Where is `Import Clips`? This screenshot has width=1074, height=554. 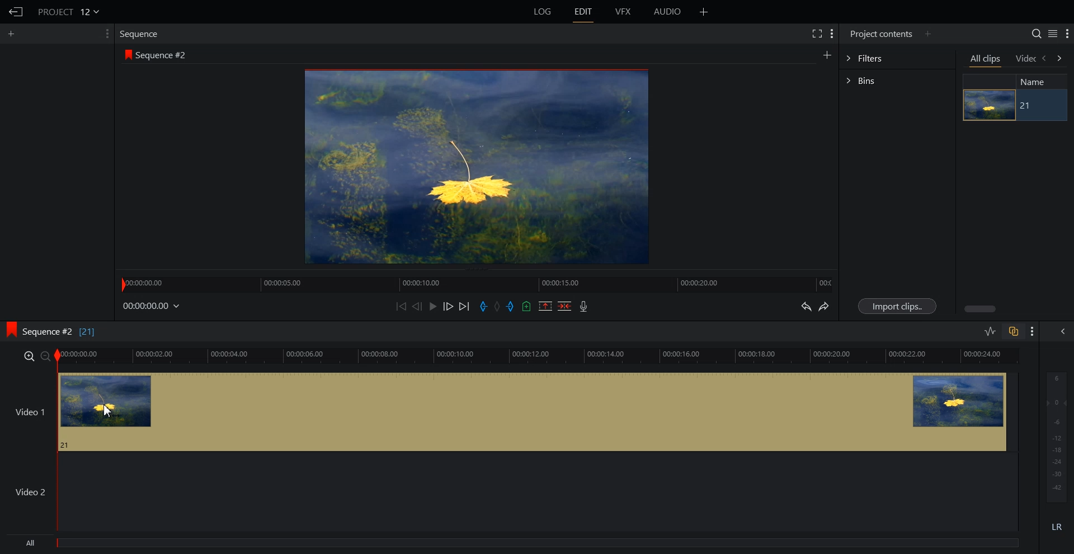 Import Clips is located at coordinates (897, 306).